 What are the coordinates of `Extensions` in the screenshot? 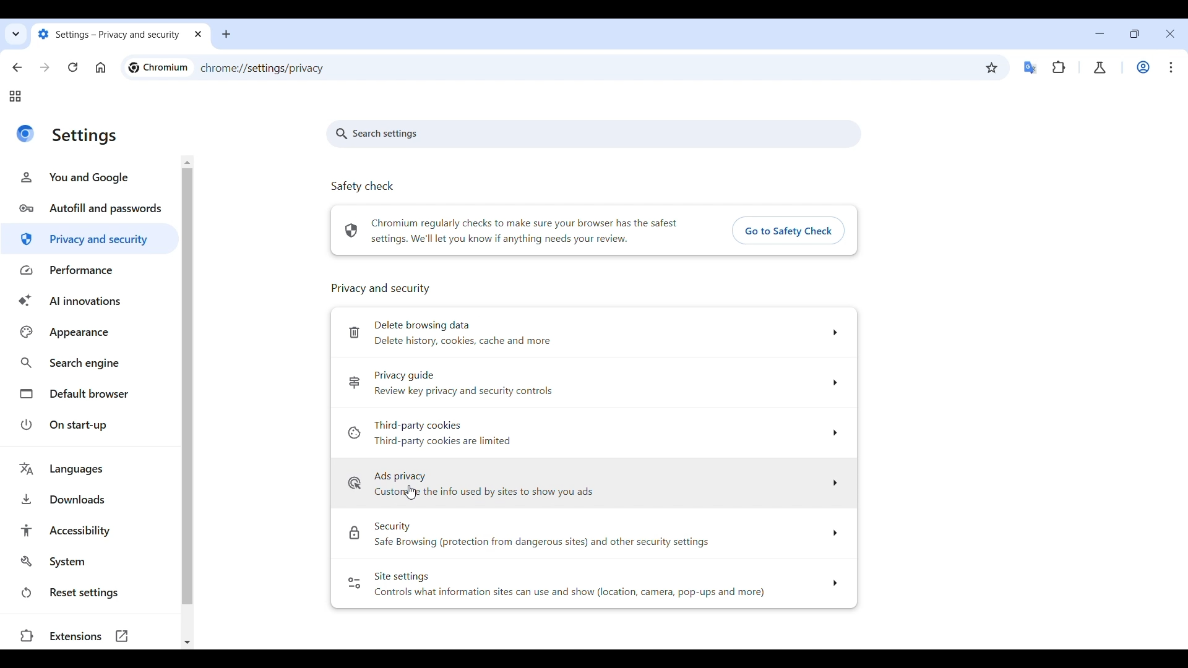 It's located at (1059, 67).